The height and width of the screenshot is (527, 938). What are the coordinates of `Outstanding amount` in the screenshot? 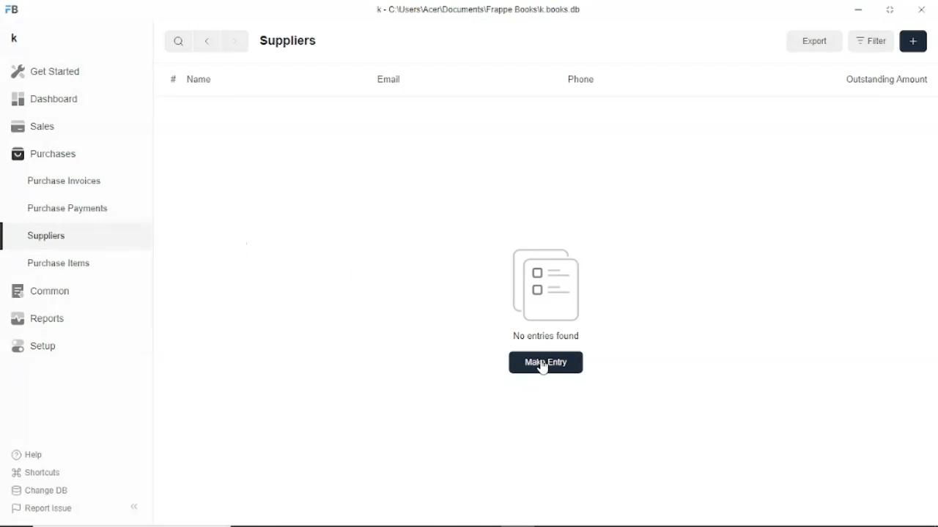 It's located at (887, 80).